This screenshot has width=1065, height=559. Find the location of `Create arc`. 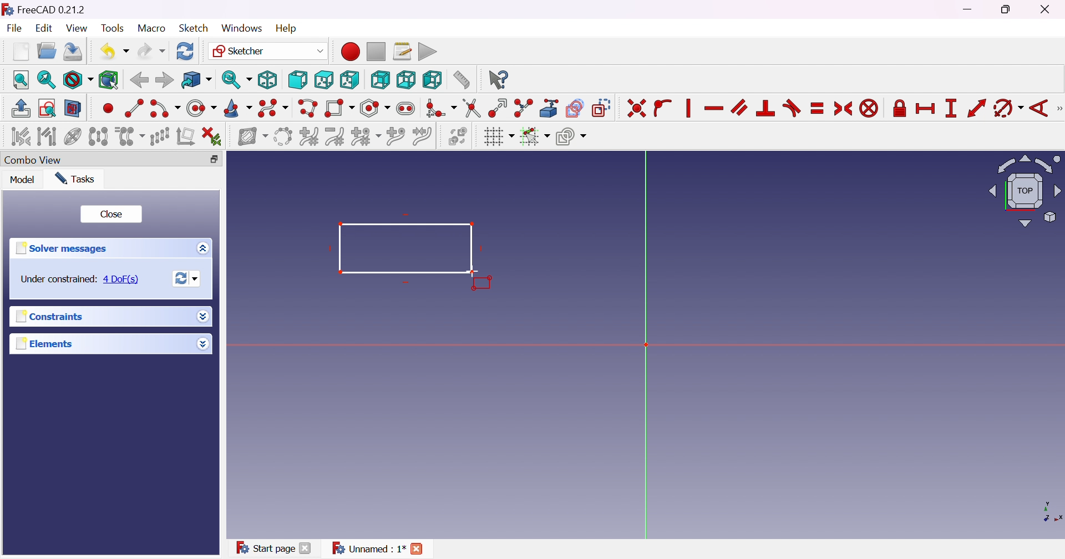

Create arc is located at coordinates (164, 110).